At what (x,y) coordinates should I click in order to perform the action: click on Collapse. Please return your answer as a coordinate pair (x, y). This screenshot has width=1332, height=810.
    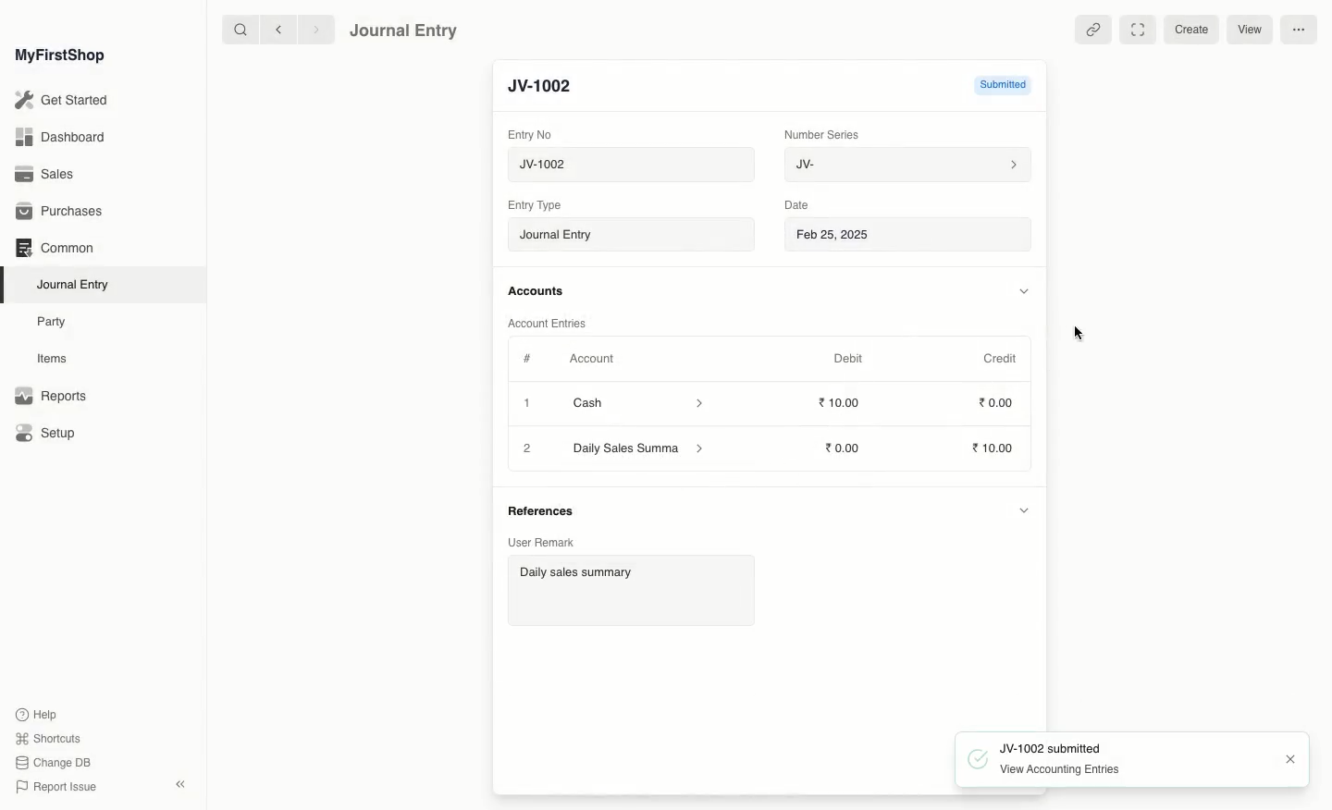
    Looking at the image, I should click on (180, 784).